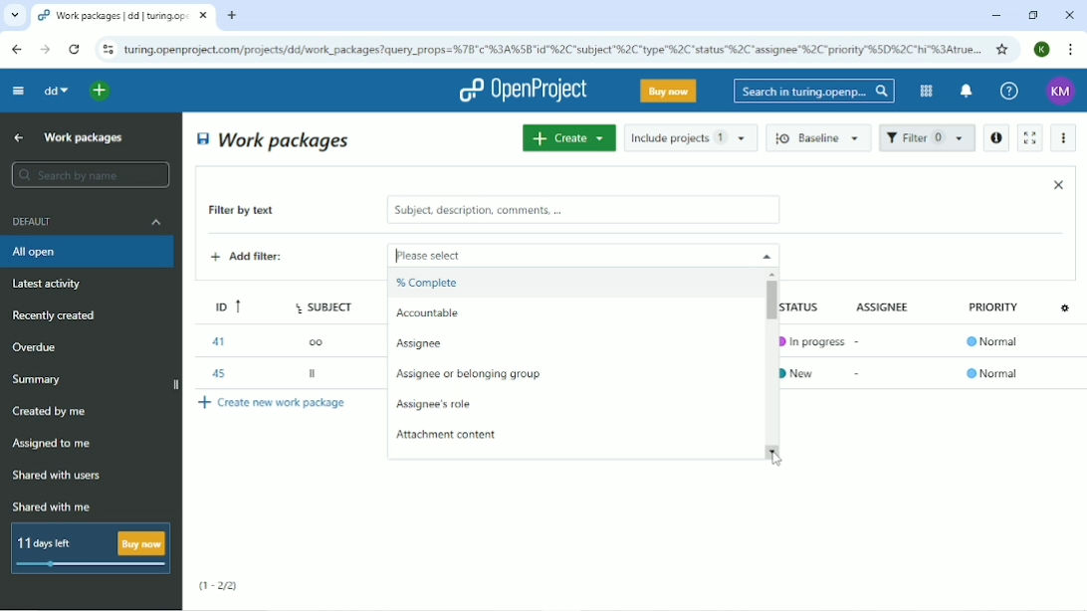 The width and height of the screenshot is (1087, 611). What do you see at coordinates (326, 304) in the screenshot?
I see `Subject` at bounding box center [326, 304].